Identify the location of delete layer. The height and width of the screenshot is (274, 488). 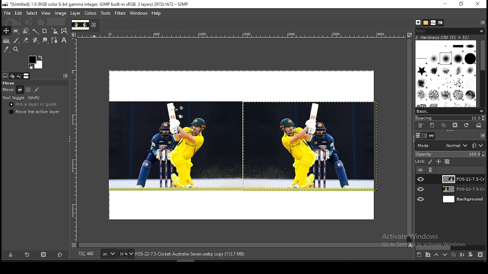
(480, 255).